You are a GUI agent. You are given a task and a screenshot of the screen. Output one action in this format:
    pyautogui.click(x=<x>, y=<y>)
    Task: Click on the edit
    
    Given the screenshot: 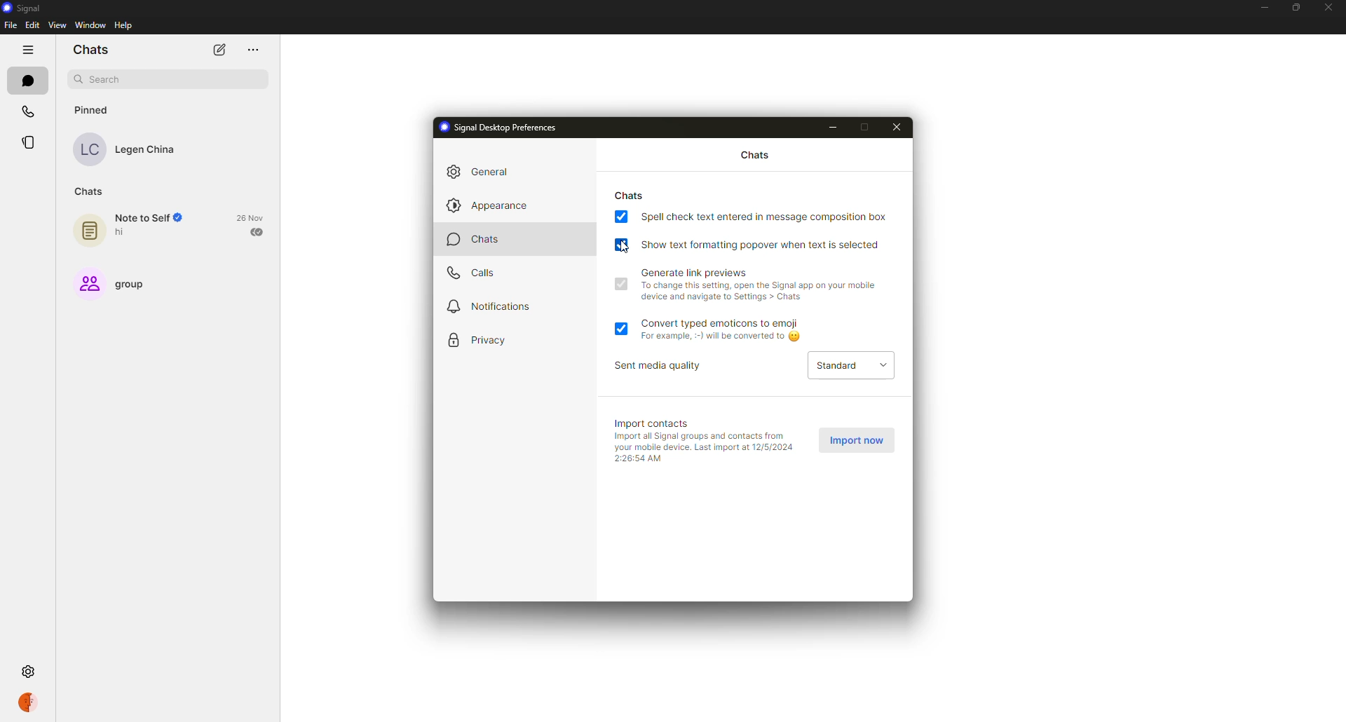 What is the action you would take?
    pyautogui.click(x=32, y=24)
    